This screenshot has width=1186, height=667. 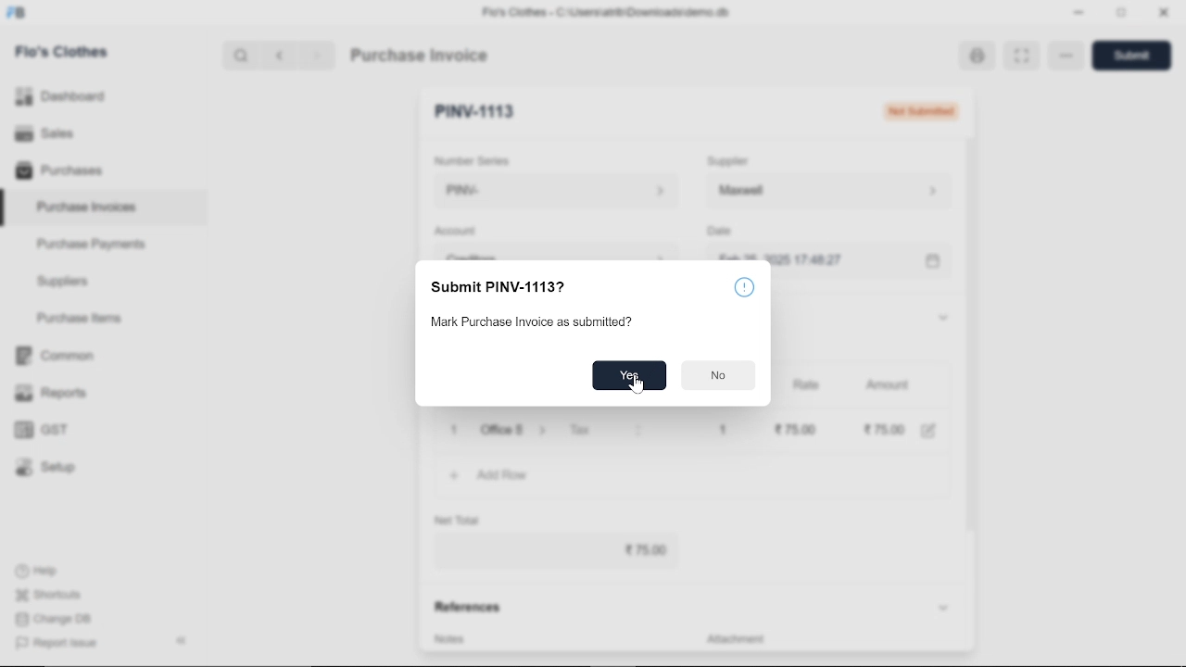 I want to click on cursor, so click(x=638, y=385).